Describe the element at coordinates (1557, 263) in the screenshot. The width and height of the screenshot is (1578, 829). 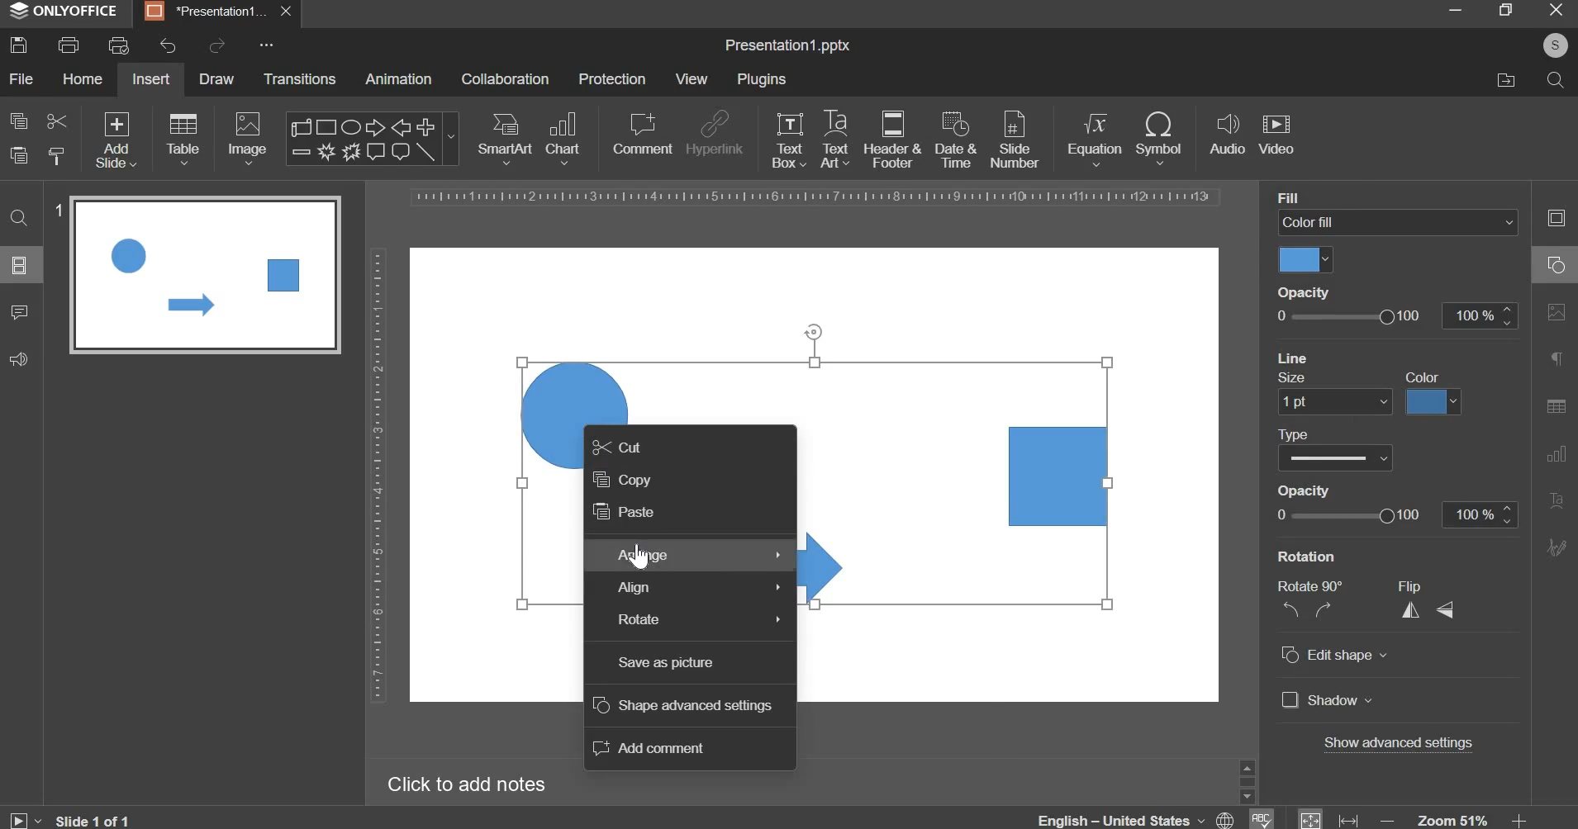
I see `shape setting` at that location.